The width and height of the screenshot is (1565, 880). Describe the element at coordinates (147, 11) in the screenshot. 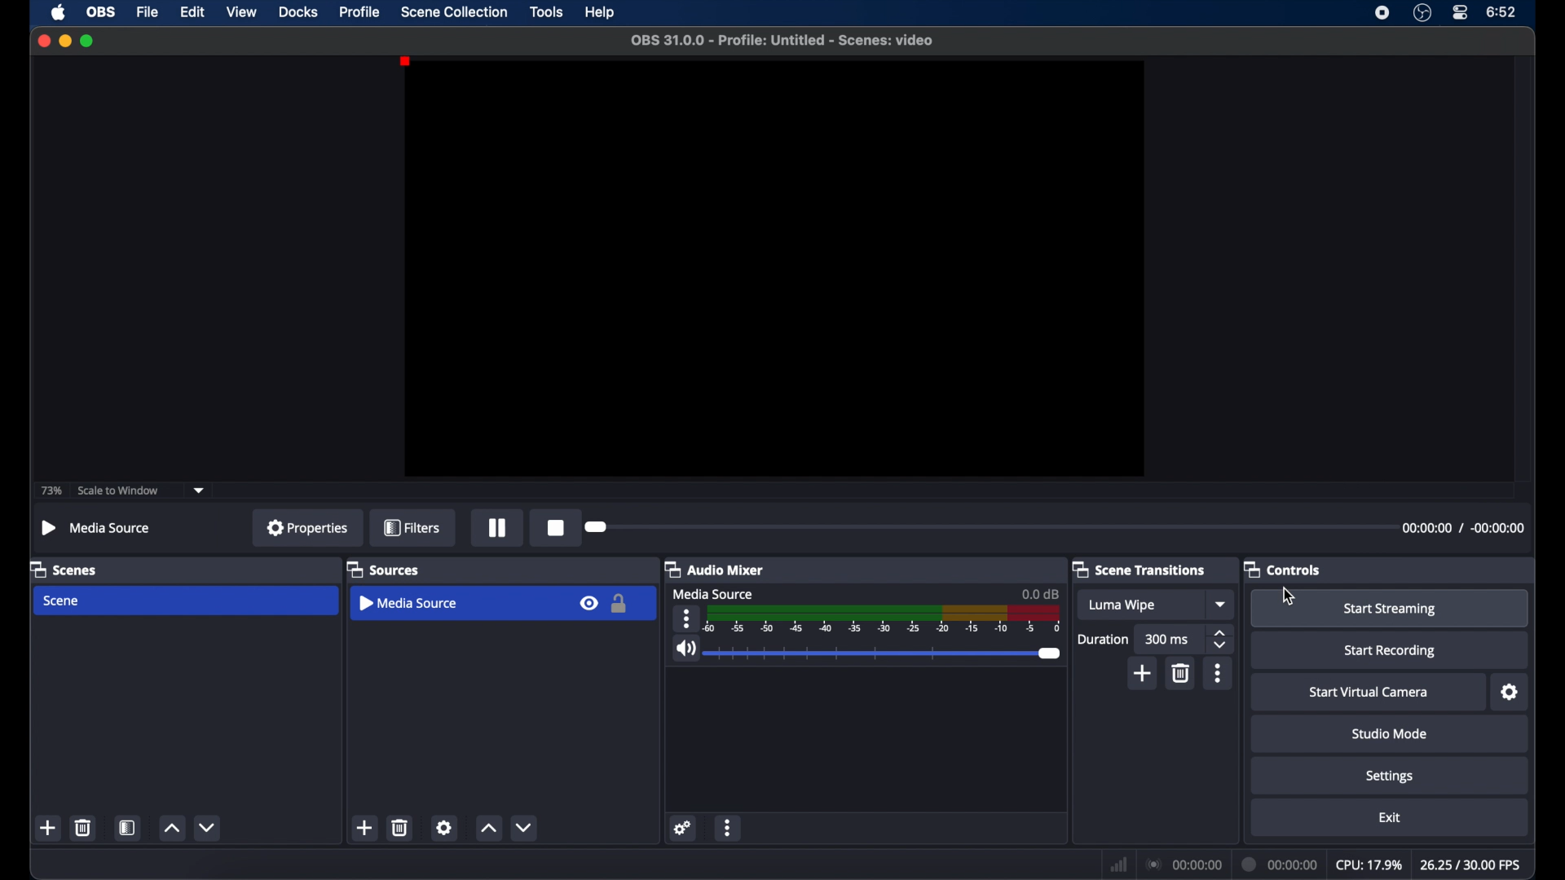

I see `file` at that location.